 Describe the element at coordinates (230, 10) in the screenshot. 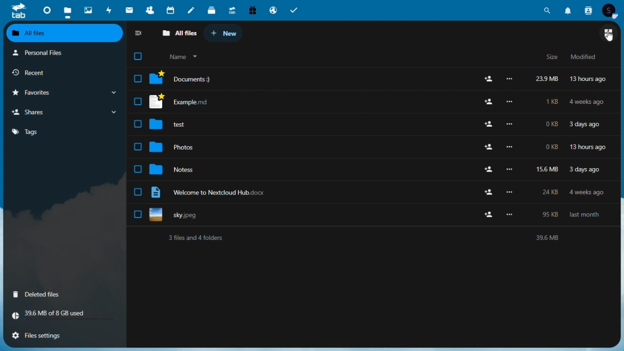

I see `upgrade` at that location.